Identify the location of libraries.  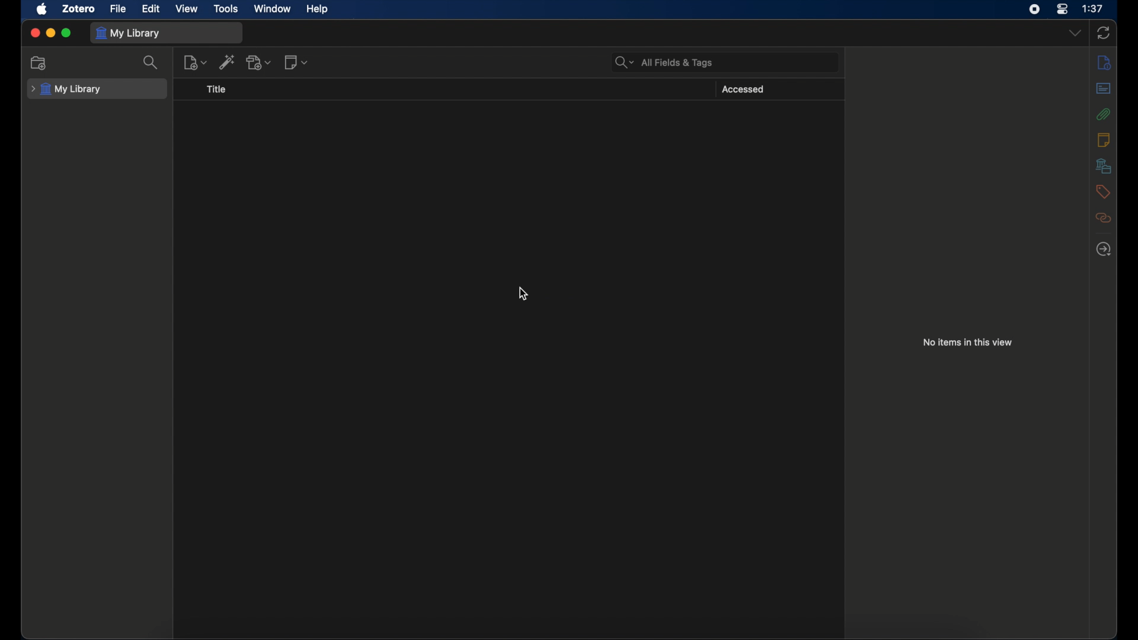
(1102, 165).